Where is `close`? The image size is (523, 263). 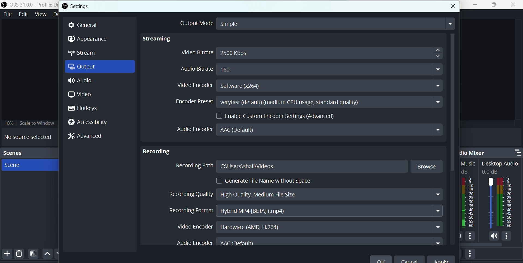 close is located at coordinates (451, 5).